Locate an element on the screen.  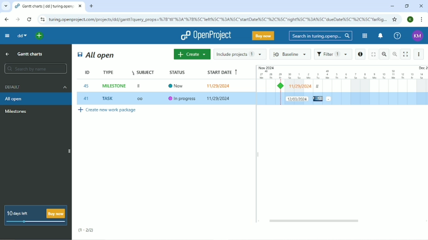
Gantt charts is located at coordinates (31, 54).